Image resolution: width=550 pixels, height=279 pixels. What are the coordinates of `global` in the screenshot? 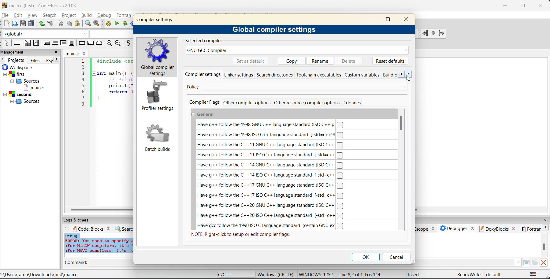 It's located at (46, 34).